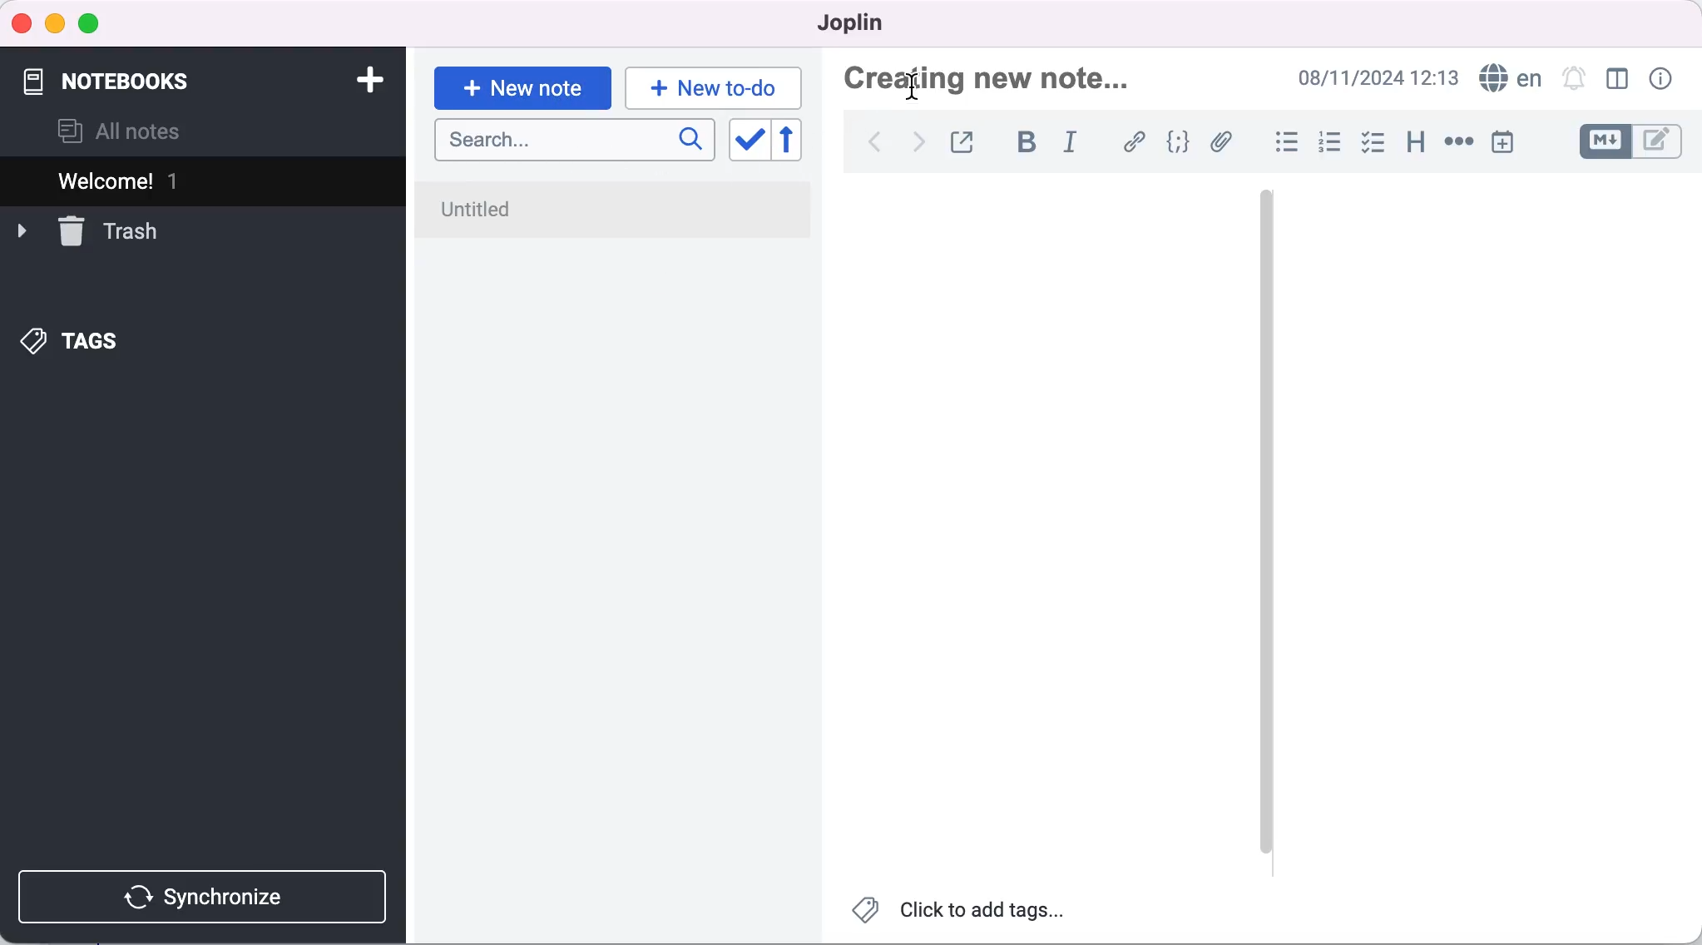  I want to click on untitled , so click(617, 210).